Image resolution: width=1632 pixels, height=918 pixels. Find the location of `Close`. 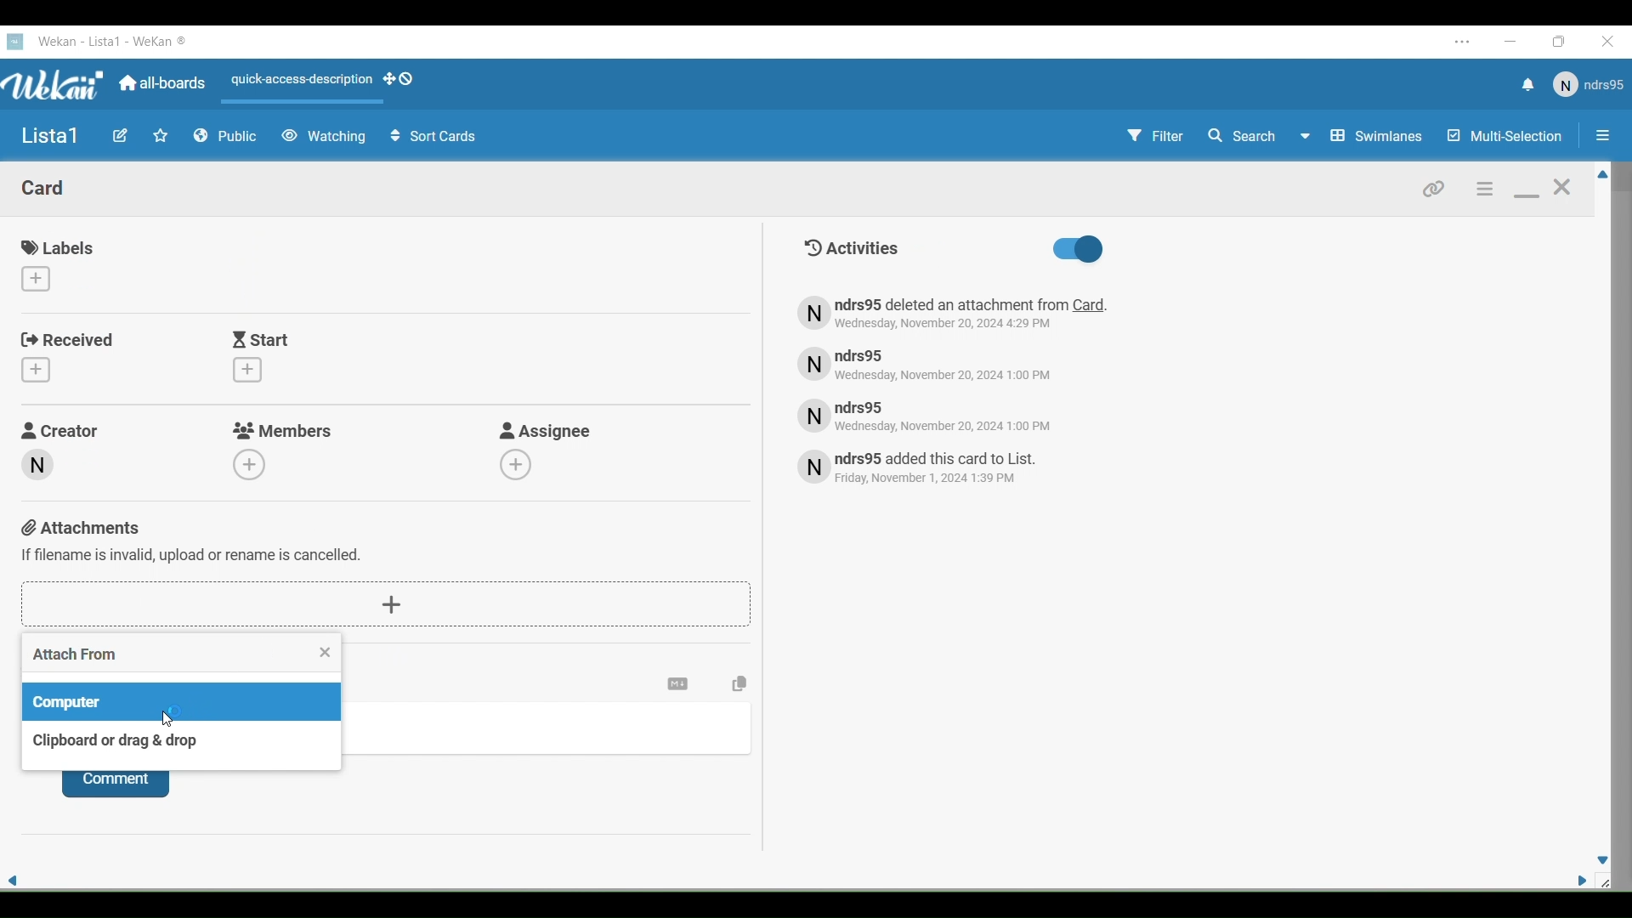

Close is located at coordinates (1612, 42).